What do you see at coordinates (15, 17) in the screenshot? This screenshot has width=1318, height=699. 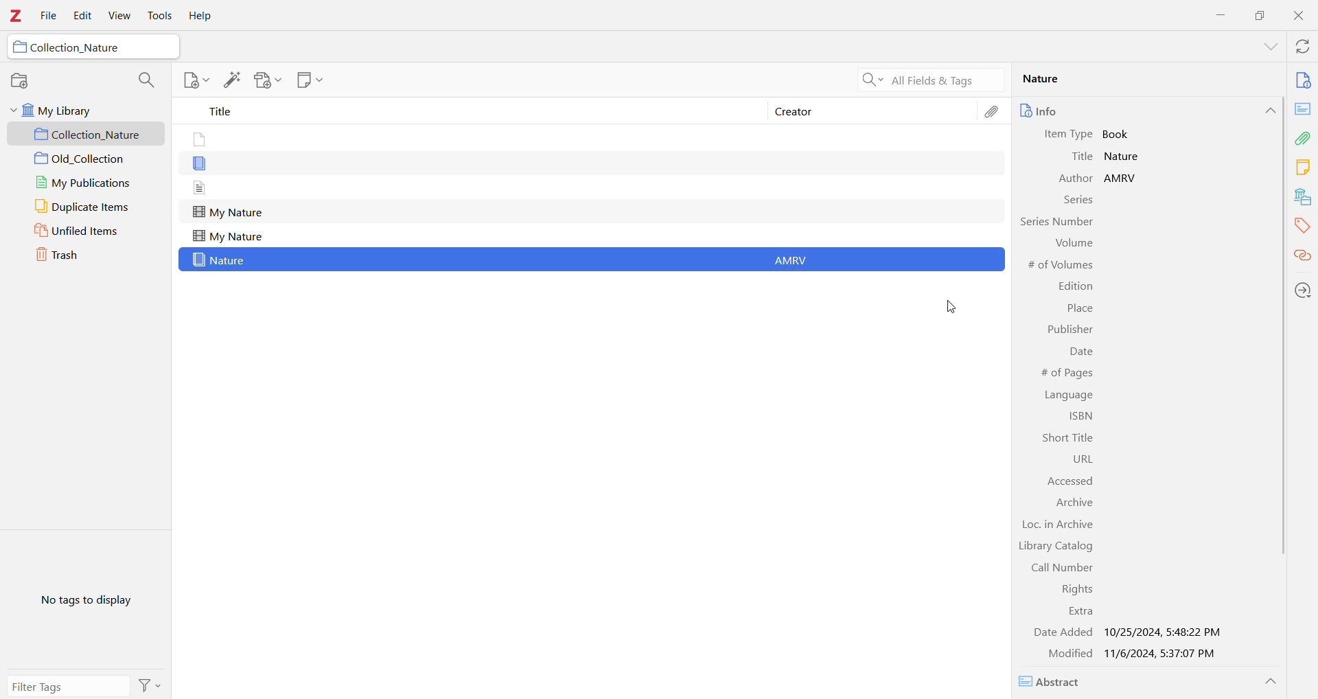 I see `Application Logo` at bounding box center [15, 17].